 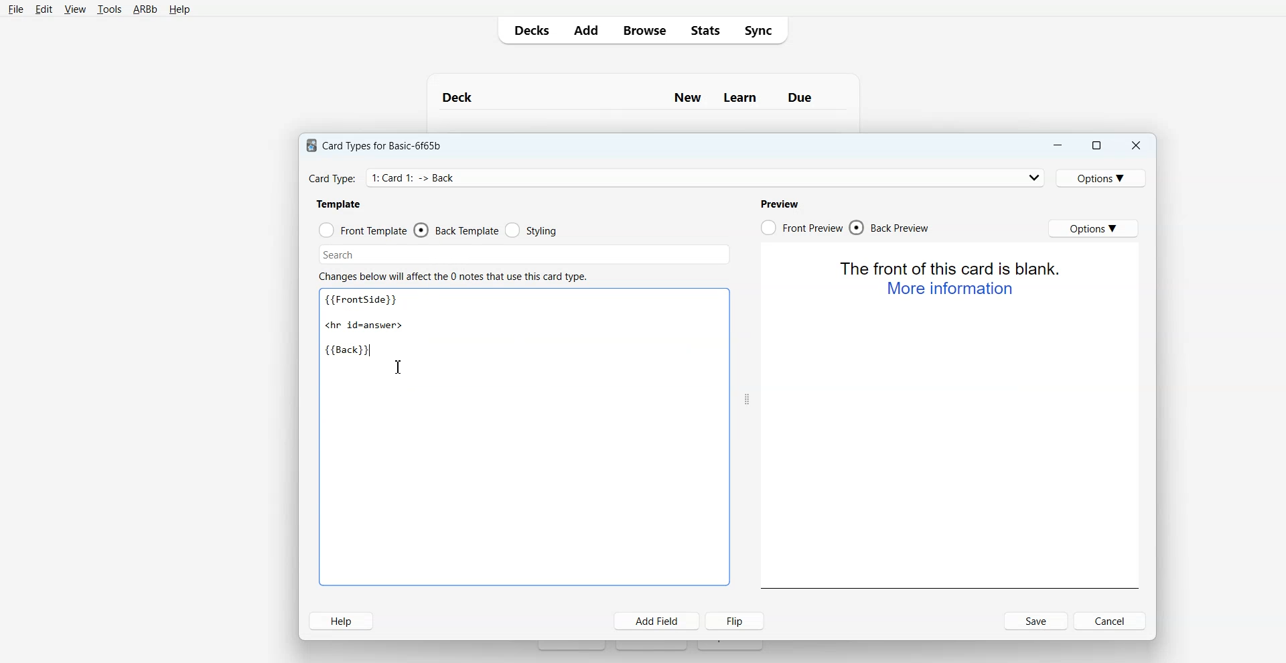 What do you see at coordinates (1094, 228) in the screenshot?
I see `Options` at bounding box center [1094, 228].